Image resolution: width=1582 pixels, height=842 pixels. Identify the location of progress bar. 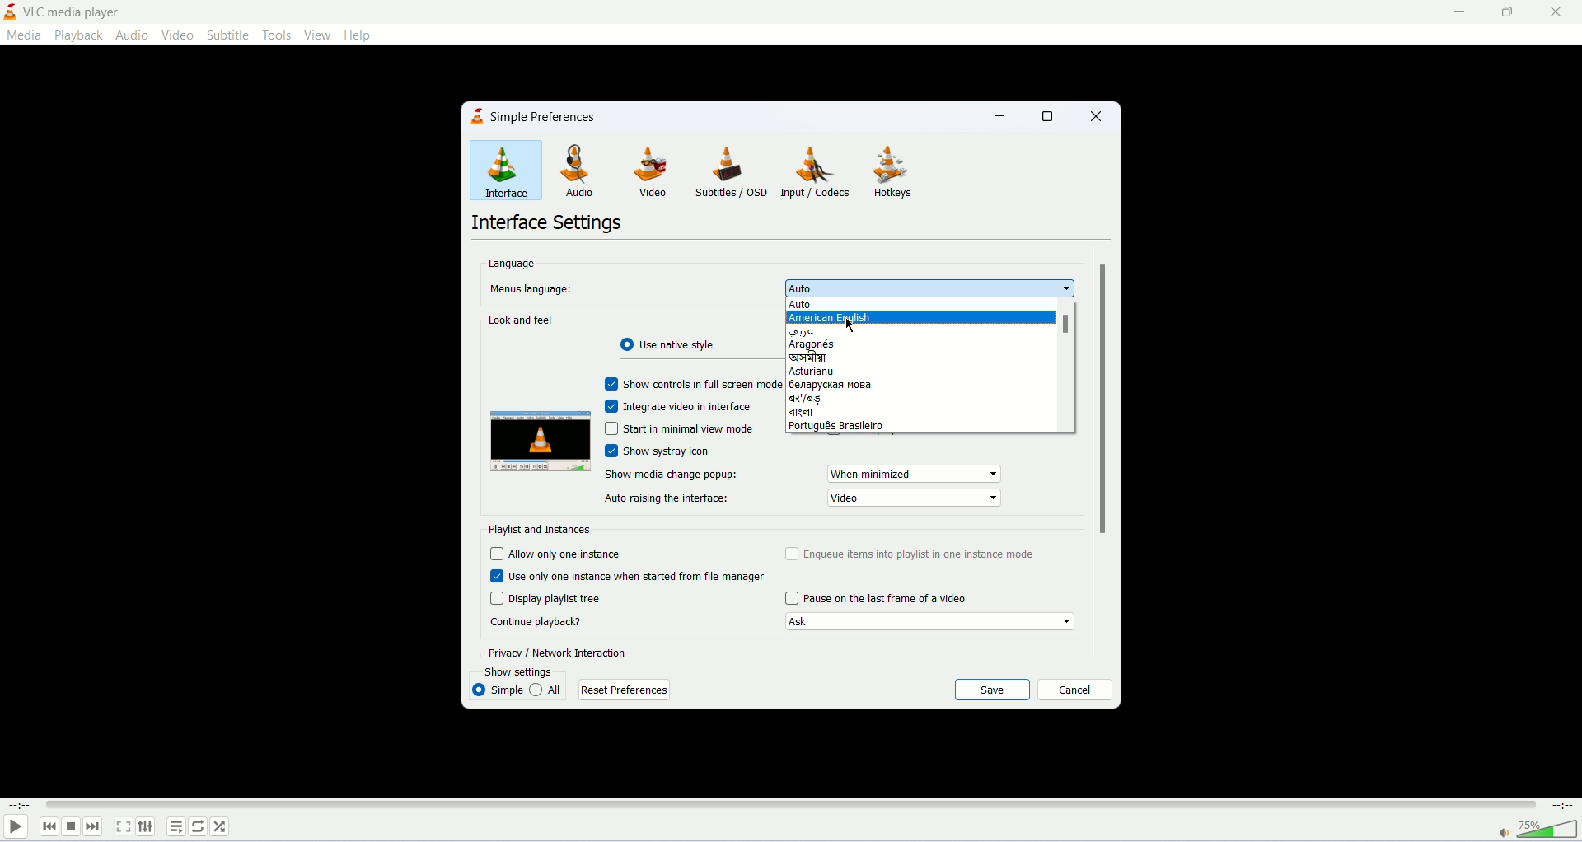
(791, 805).